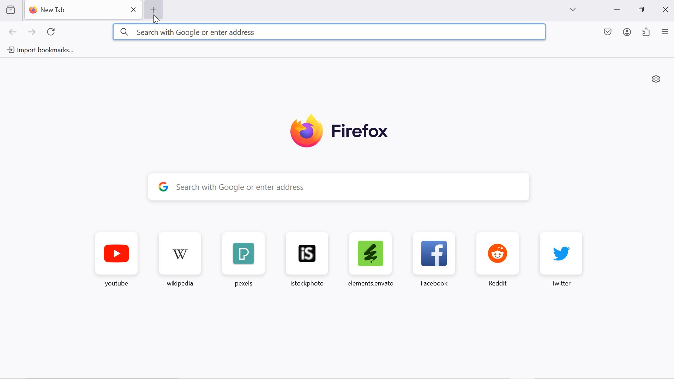 The height and width of the screenshot is (379, 674). What do you see at coordinates (656, 79) in the screenshot?
I see `personalize new tab` at bounding box center [656, 79].